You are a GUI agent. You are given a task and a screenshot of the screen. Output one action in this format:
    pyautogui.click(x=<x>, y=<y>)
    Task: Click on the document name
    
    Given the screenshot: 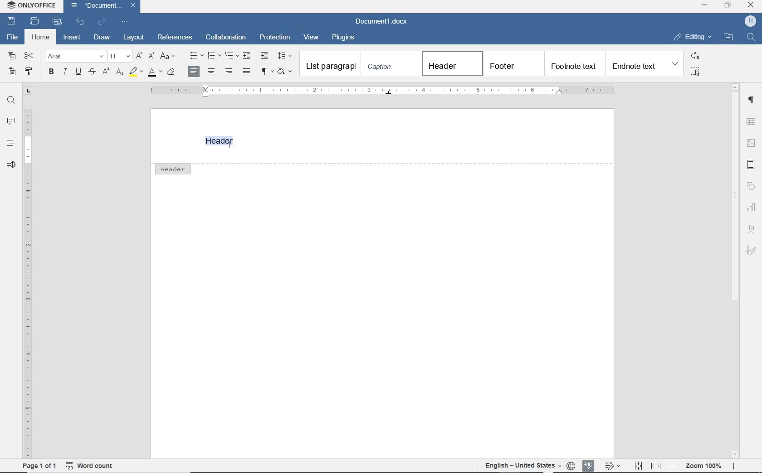 What is the action you would take?
    pyautogui.click(x=96, y=6)
    